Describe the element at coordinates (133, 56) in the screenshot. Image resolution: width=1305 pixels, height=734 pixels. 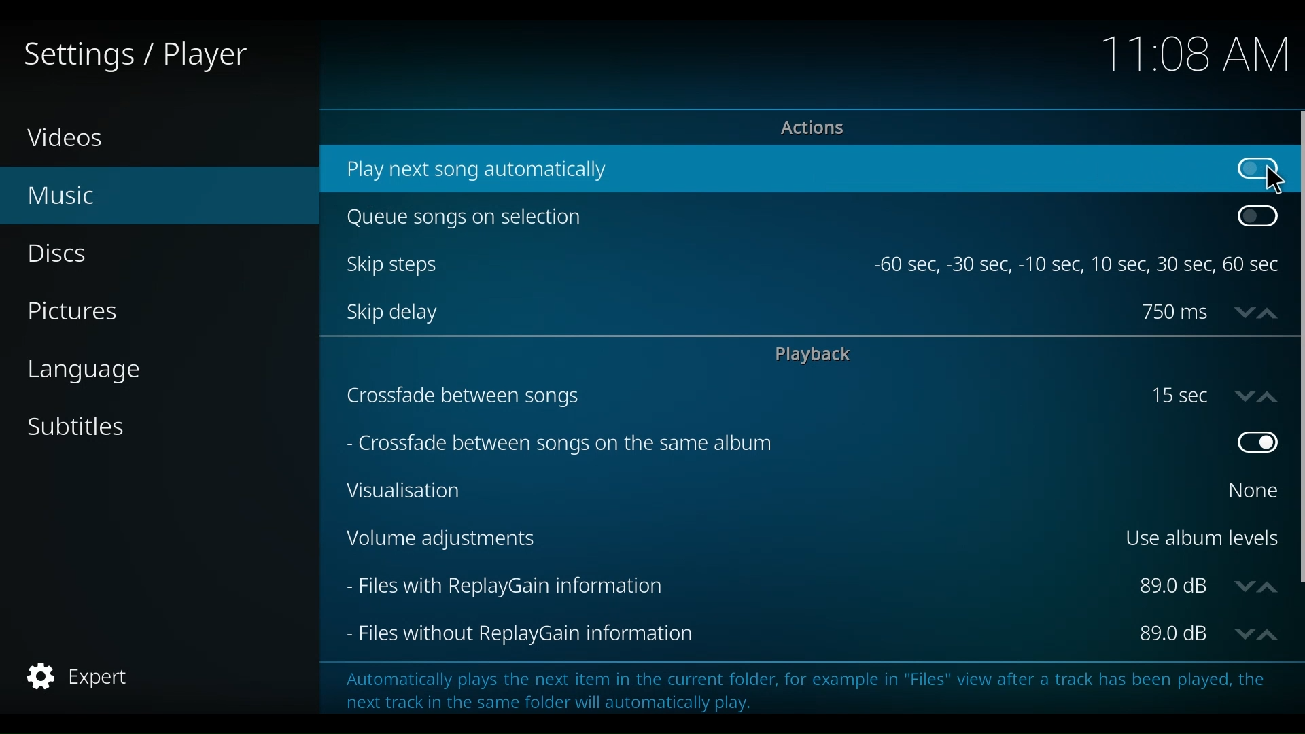
I see `Settings/Player` at that location.